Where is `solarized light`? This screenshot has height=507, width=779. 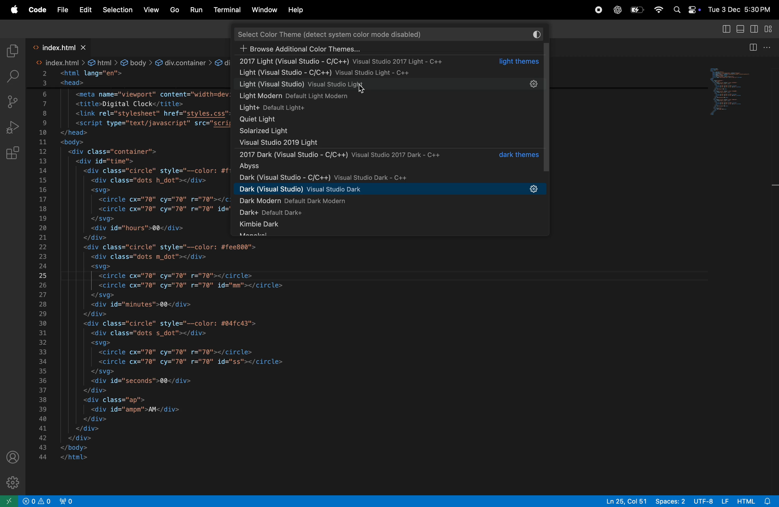
solarized light is located at coordinates (383, 131).